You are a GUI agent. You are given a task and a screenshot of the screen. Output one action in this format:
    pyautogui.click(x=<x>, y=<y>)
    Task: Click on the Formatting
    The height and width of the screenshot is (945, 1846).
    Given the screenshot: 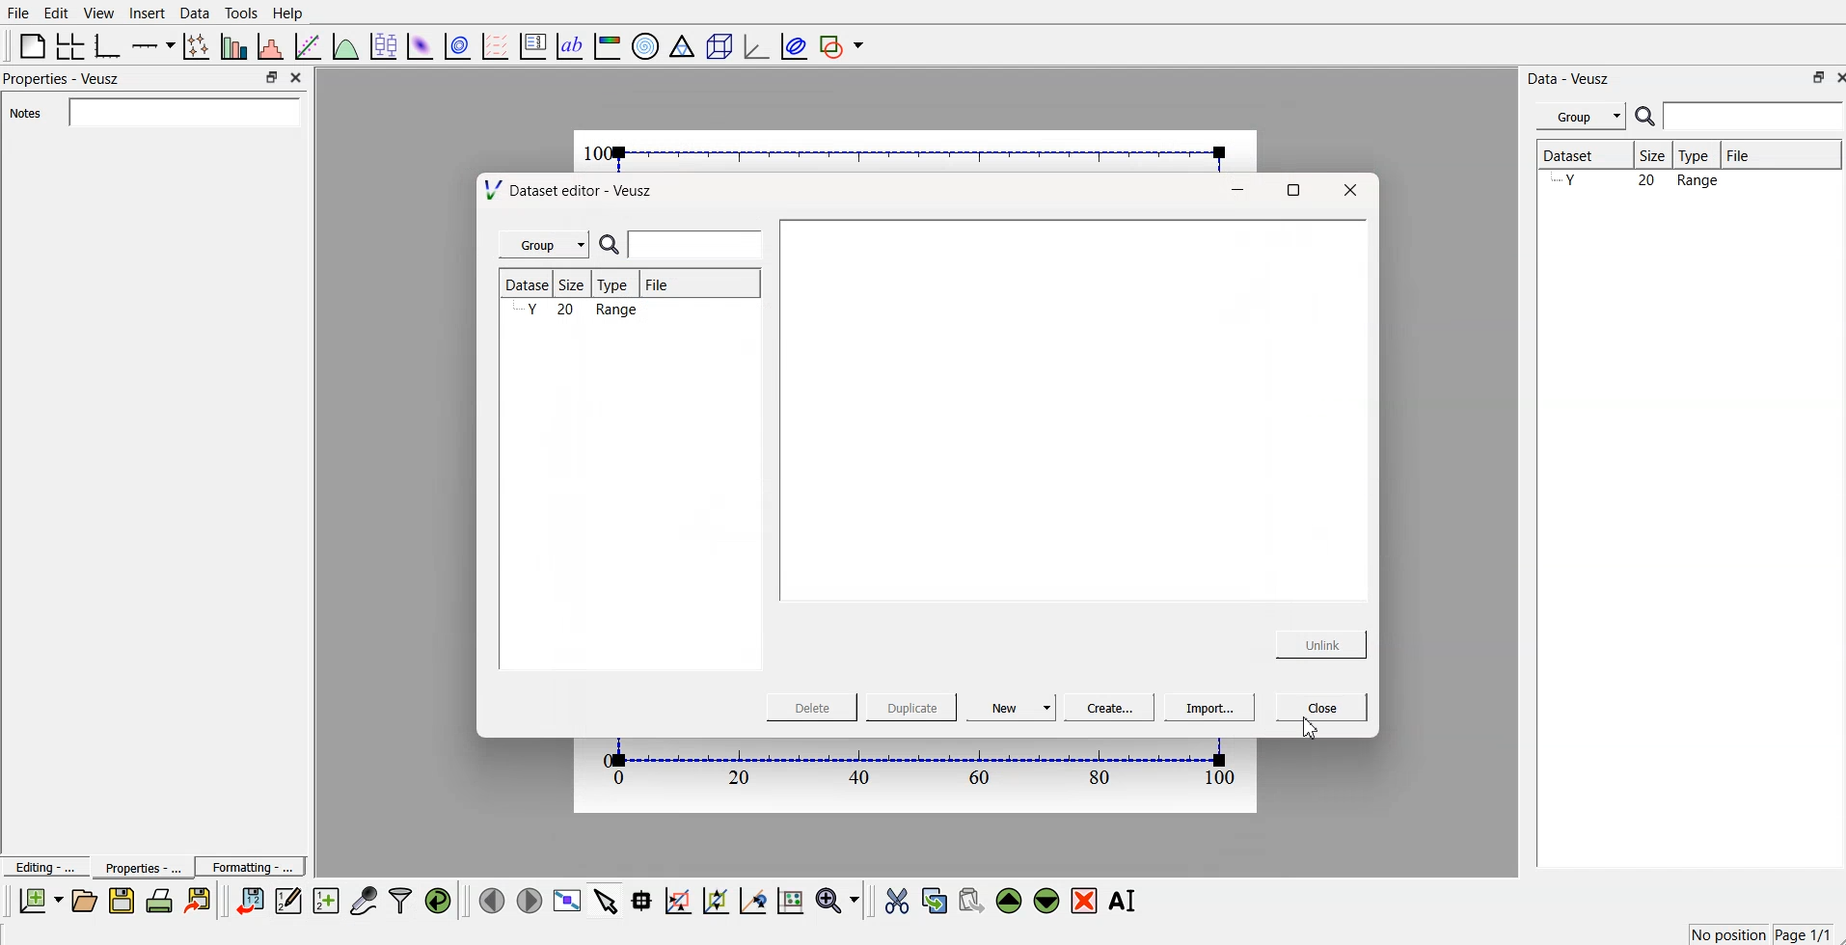 What is the action you would take?
    pyautogui.click(x=251, y=864)
    